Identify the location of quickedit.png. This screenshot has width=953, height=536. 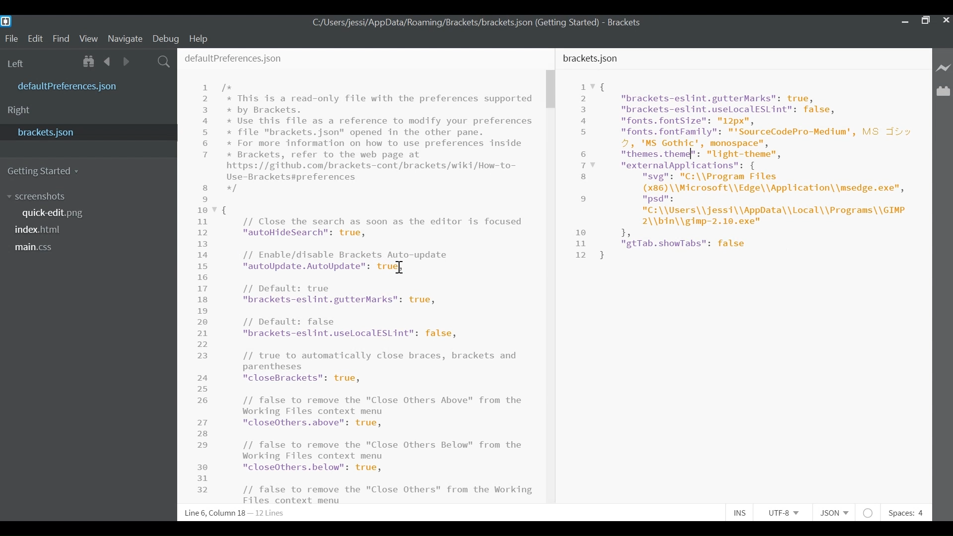
(58, 212).